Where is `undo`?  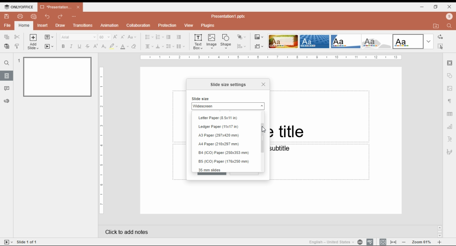 undo is located at coordinates (48, 16).